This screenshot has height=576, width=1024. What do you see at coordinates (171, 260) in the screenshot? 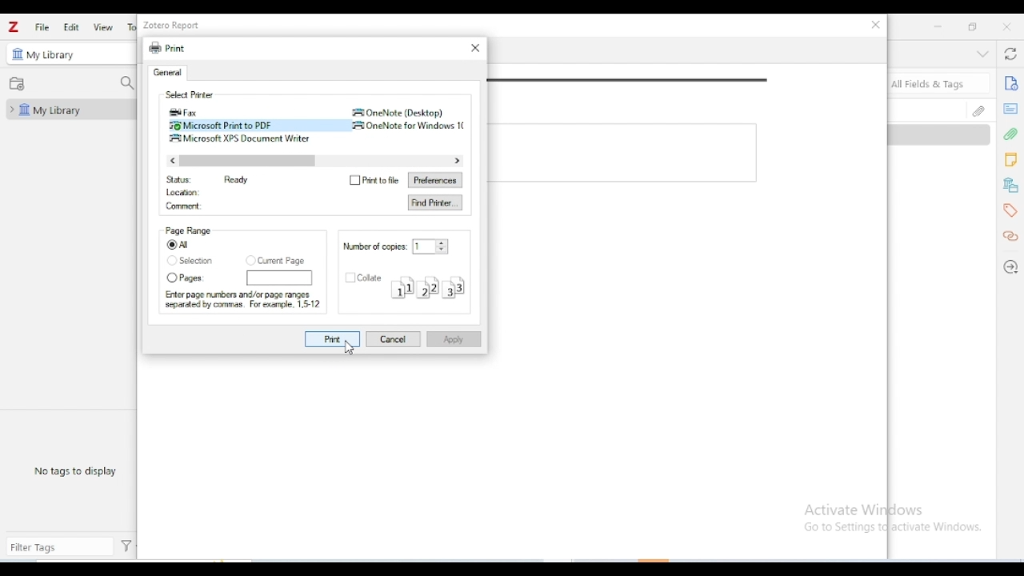
I see `Checkbox` at bounding box center [171, 260].